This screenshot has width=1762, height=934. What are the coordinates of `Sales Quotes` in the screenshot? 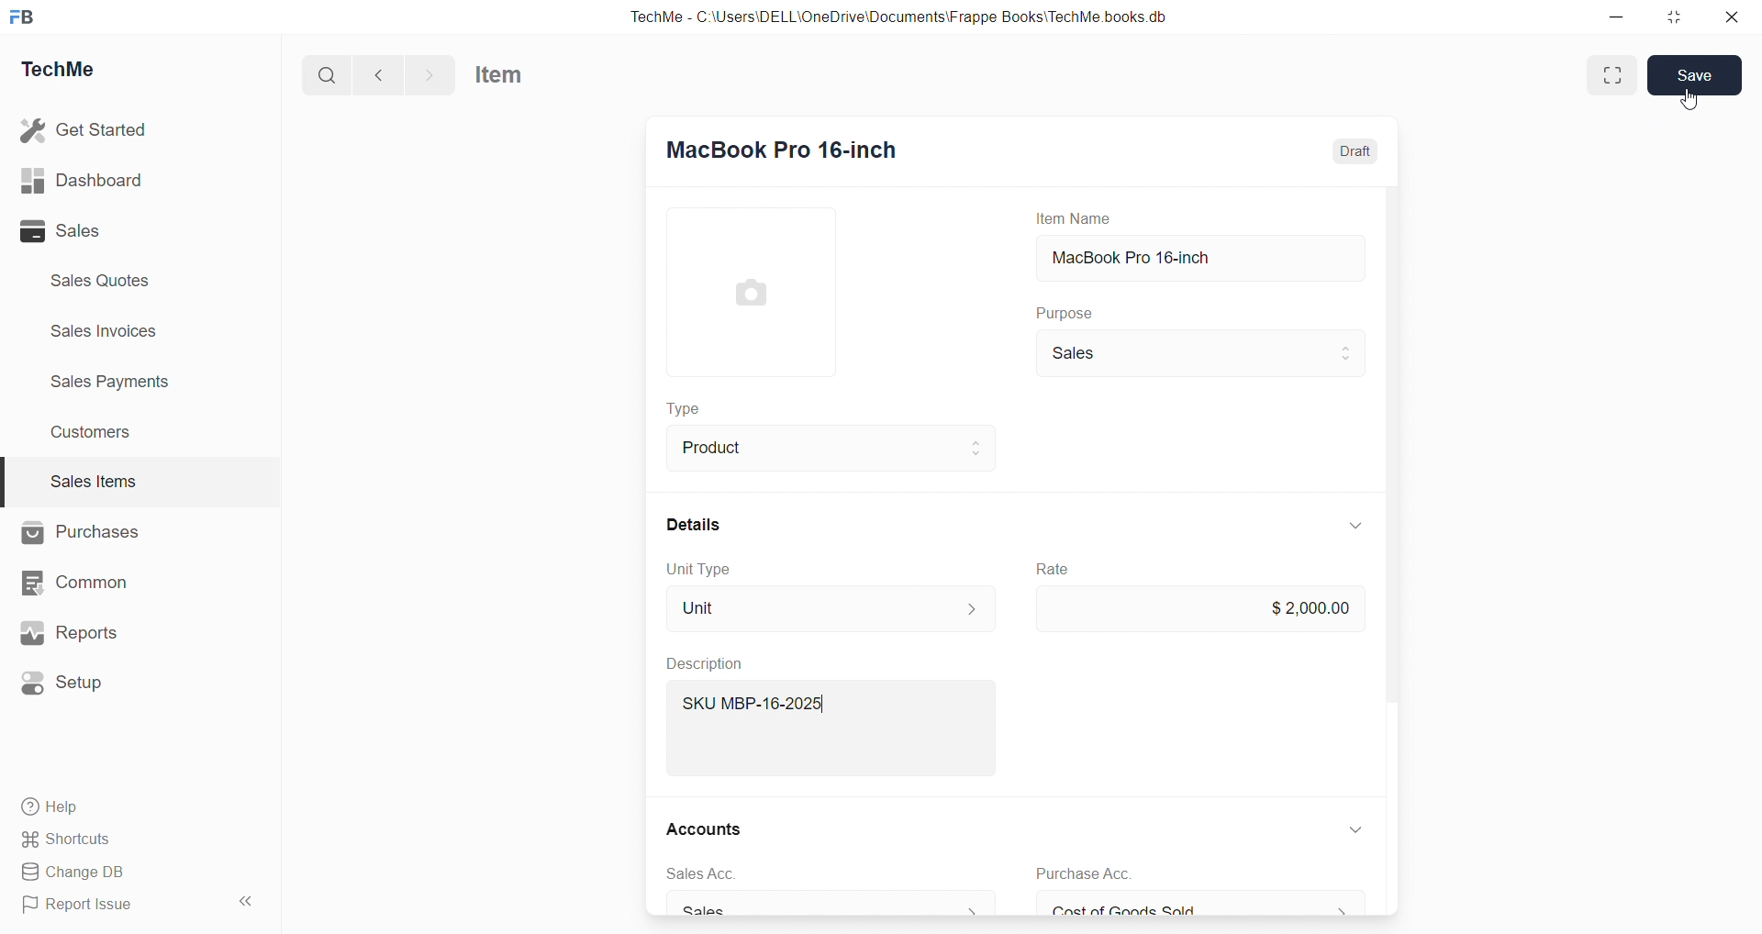 It's located at (102, 280).